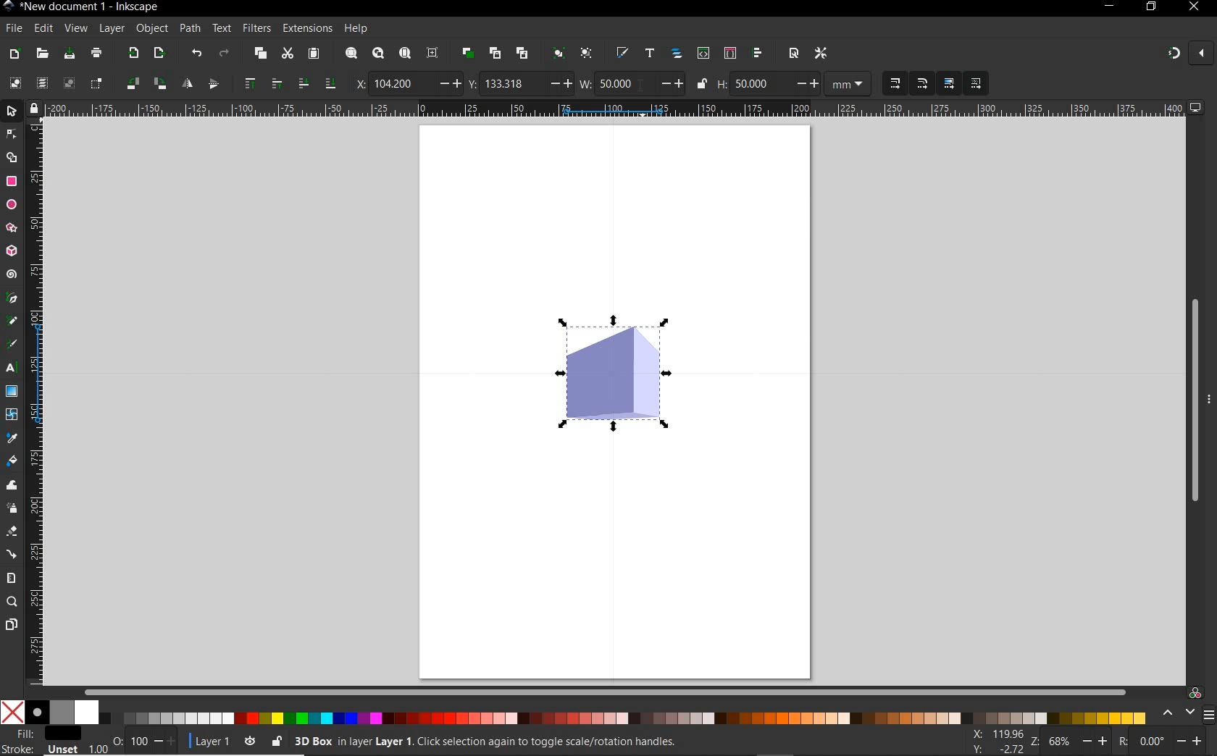 Image resolution: width=1217 pixels, height=756 pixels. Describe the element at coordinates (14, 29) in the screenshot. I see `file` at that location.